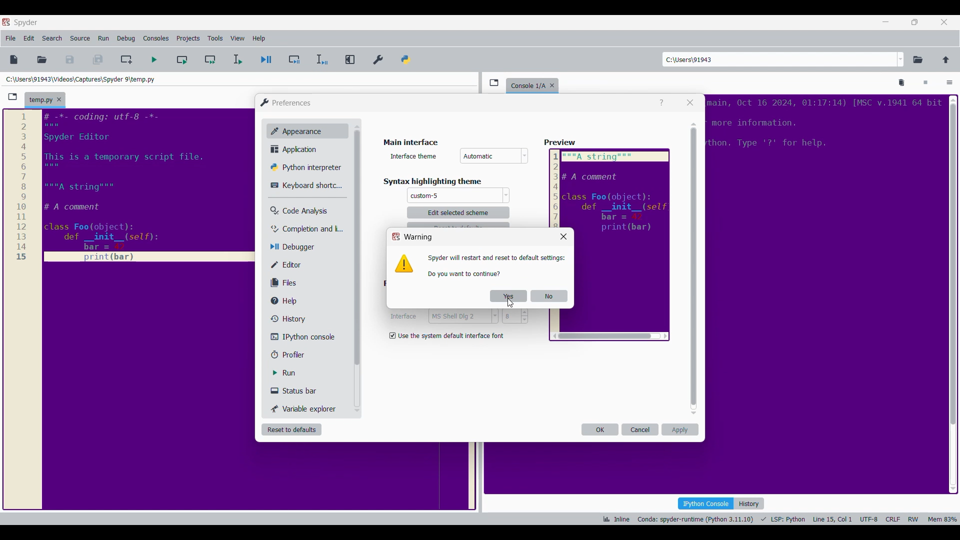 The height and width of the screenshot is (540, 960). I want to click on Editor, so click(308, 264).